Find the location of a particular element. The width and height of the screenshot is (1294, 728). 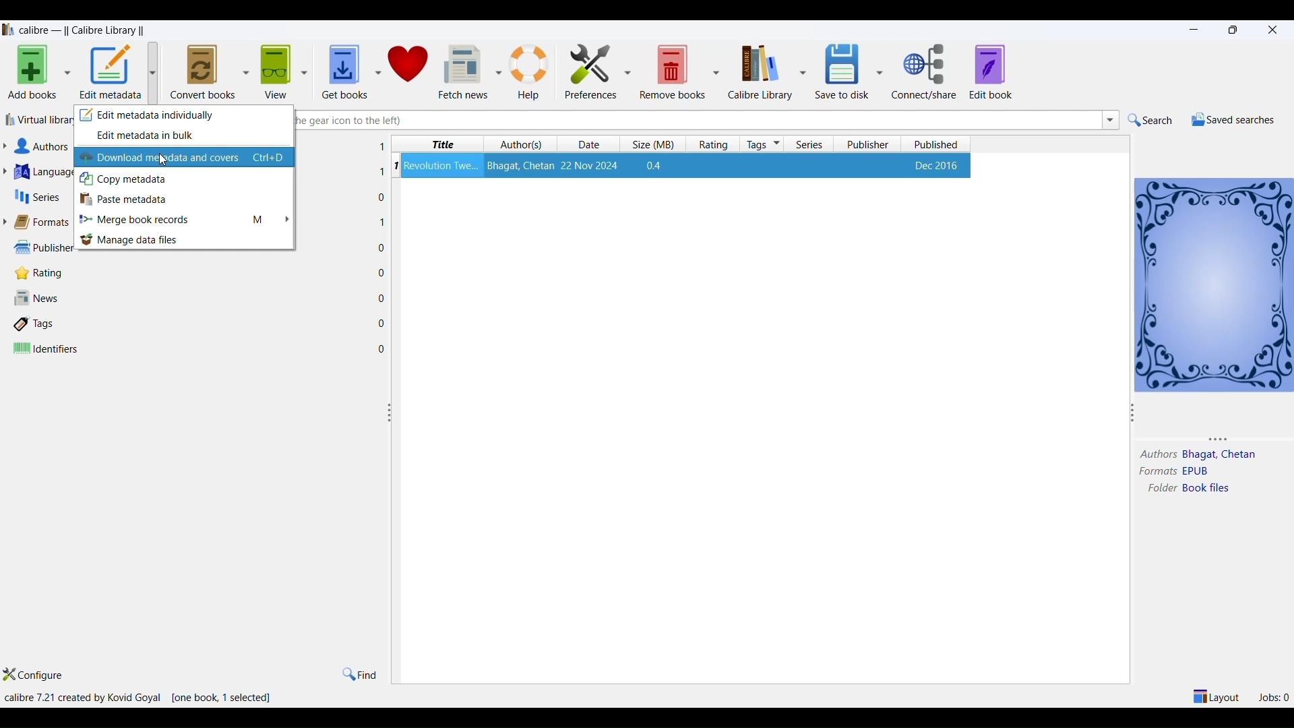

serial number is located at coordinates (395, 165).